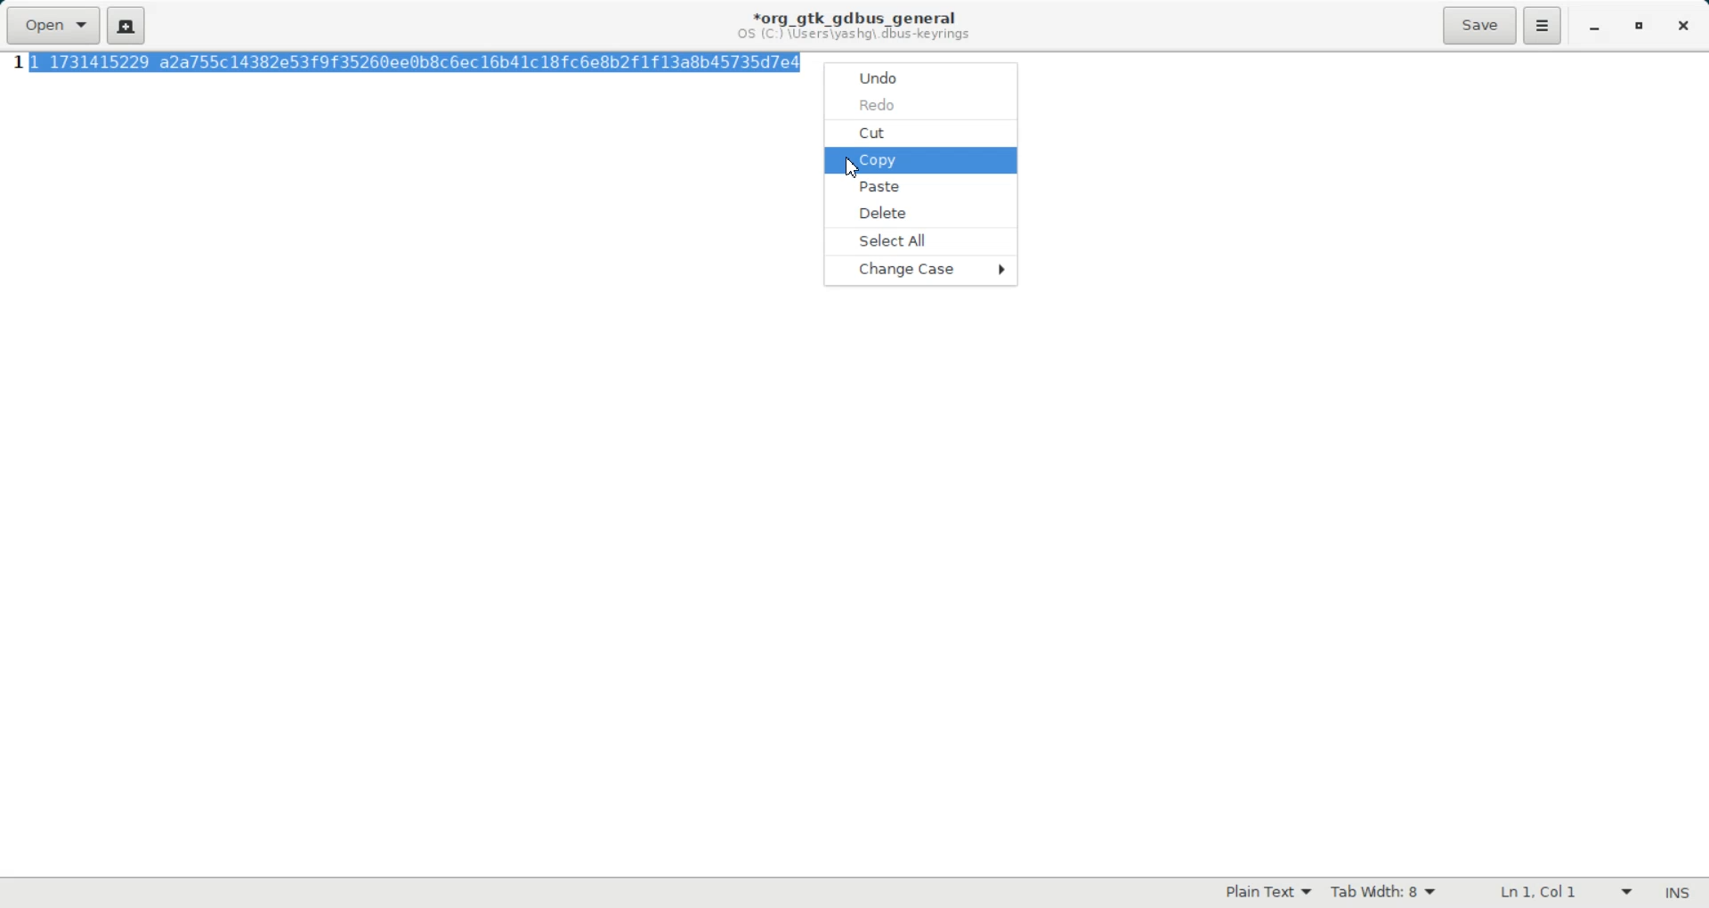  What do you see at coordinates (1593, 28) in the screenshot?
I see `Minimize` at bounding box center [1593, 28].